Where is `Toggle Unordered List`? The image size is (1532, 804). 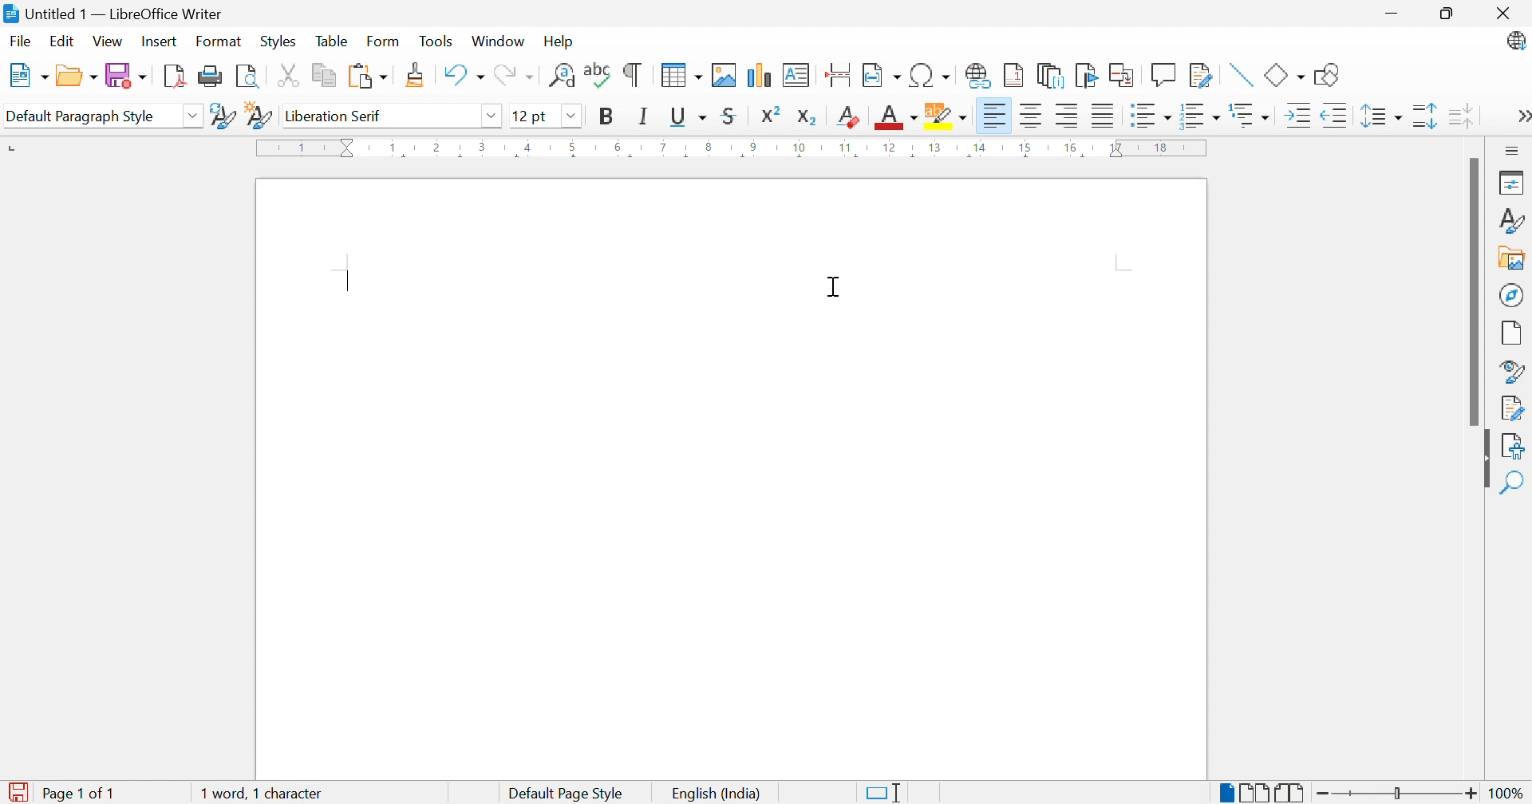
Toggle Unordered List is located at coordinates (1151, 116).